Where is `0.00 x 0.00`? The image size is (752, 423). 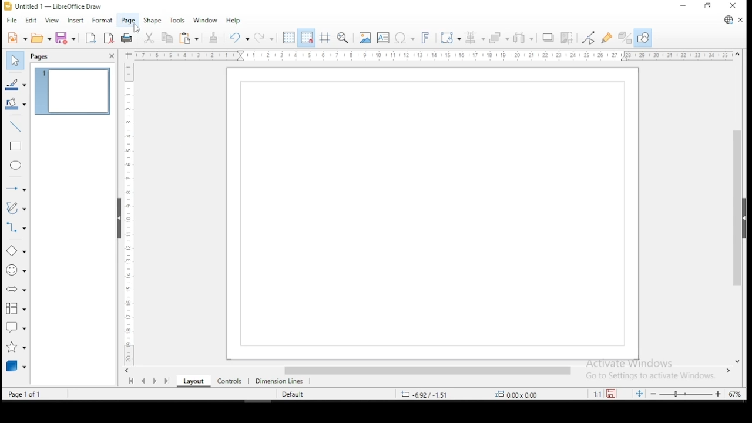
0.00 x 0.00 is located at coordinates (529, 394).